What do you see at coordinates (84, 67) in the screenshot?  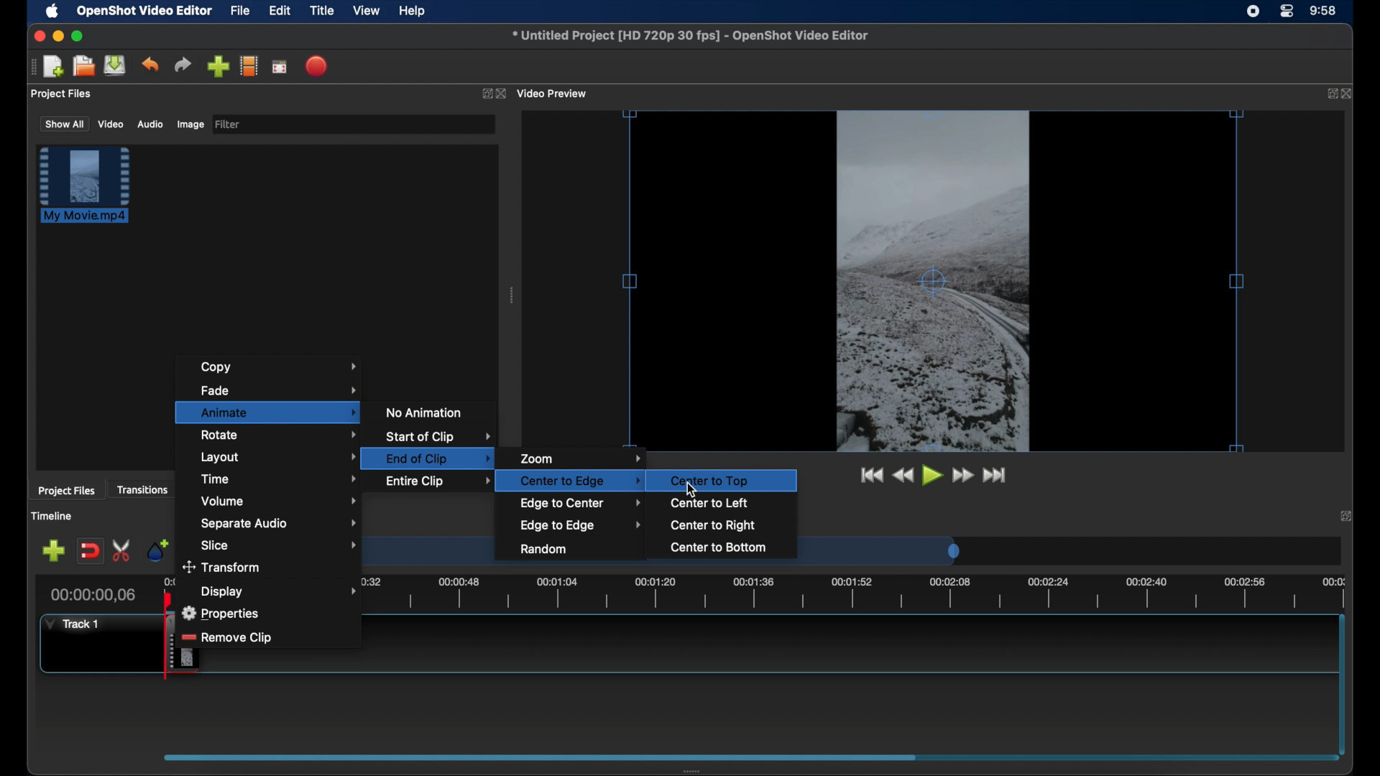 I see `open files` at bounding box center [84, 67].